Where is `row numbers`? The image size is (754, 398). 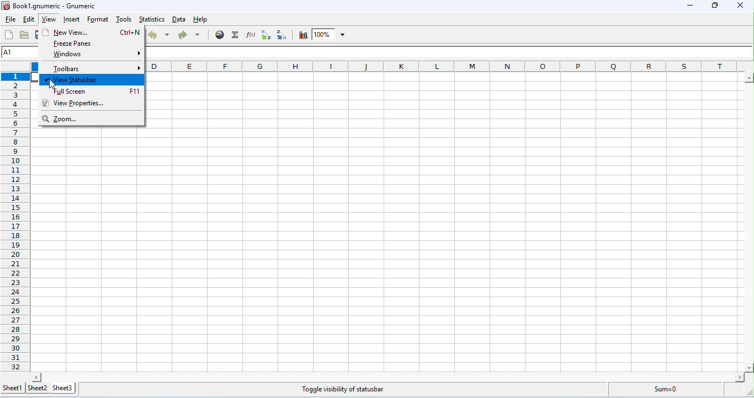
row numbers is located at coordinates (15, 222).